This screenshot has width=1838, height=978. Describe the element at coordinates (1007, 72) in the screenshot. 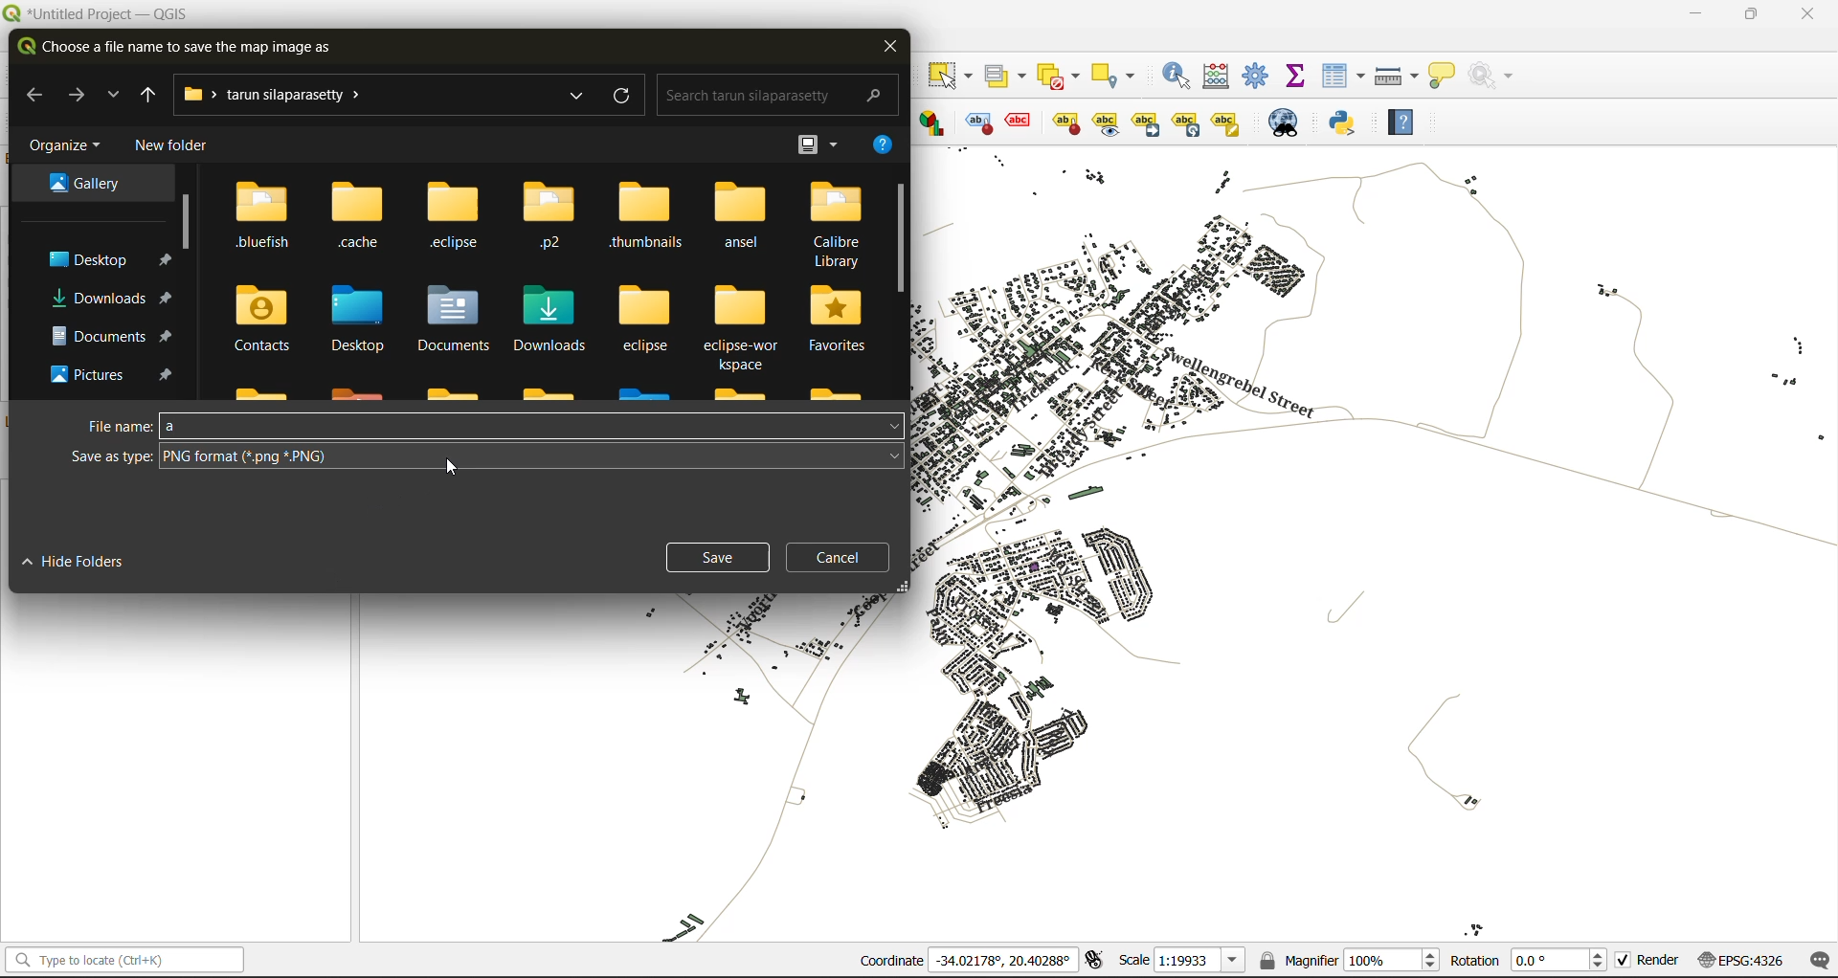

I see `select value` at that location.